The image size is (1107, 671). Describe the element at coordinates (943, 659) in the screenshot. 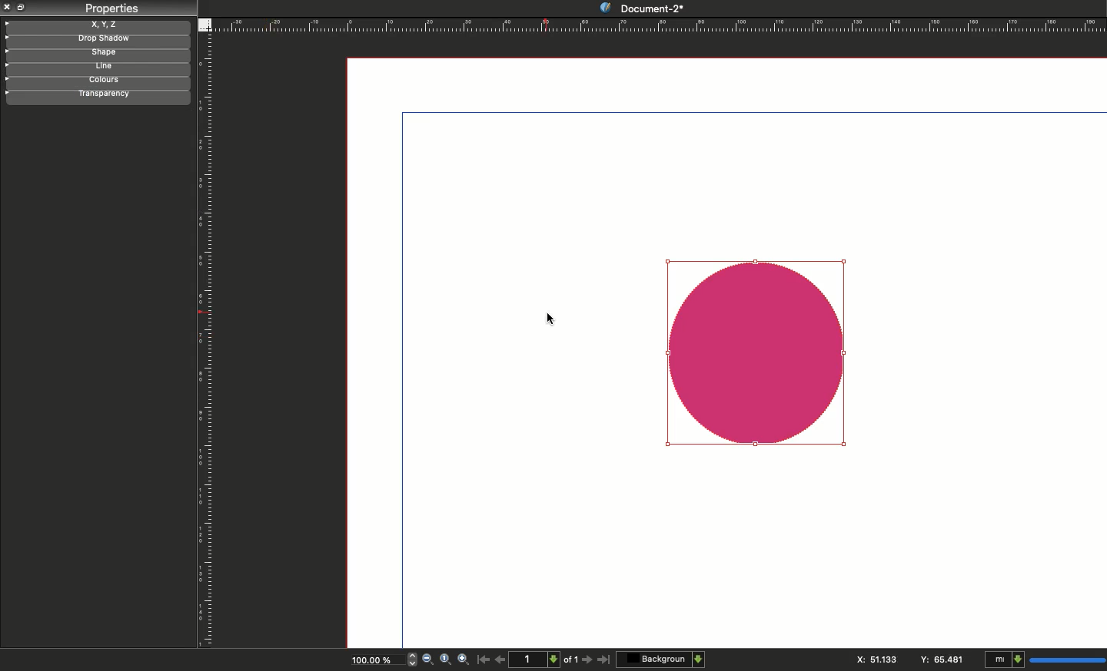

I see `Y: 84.706` at that location.